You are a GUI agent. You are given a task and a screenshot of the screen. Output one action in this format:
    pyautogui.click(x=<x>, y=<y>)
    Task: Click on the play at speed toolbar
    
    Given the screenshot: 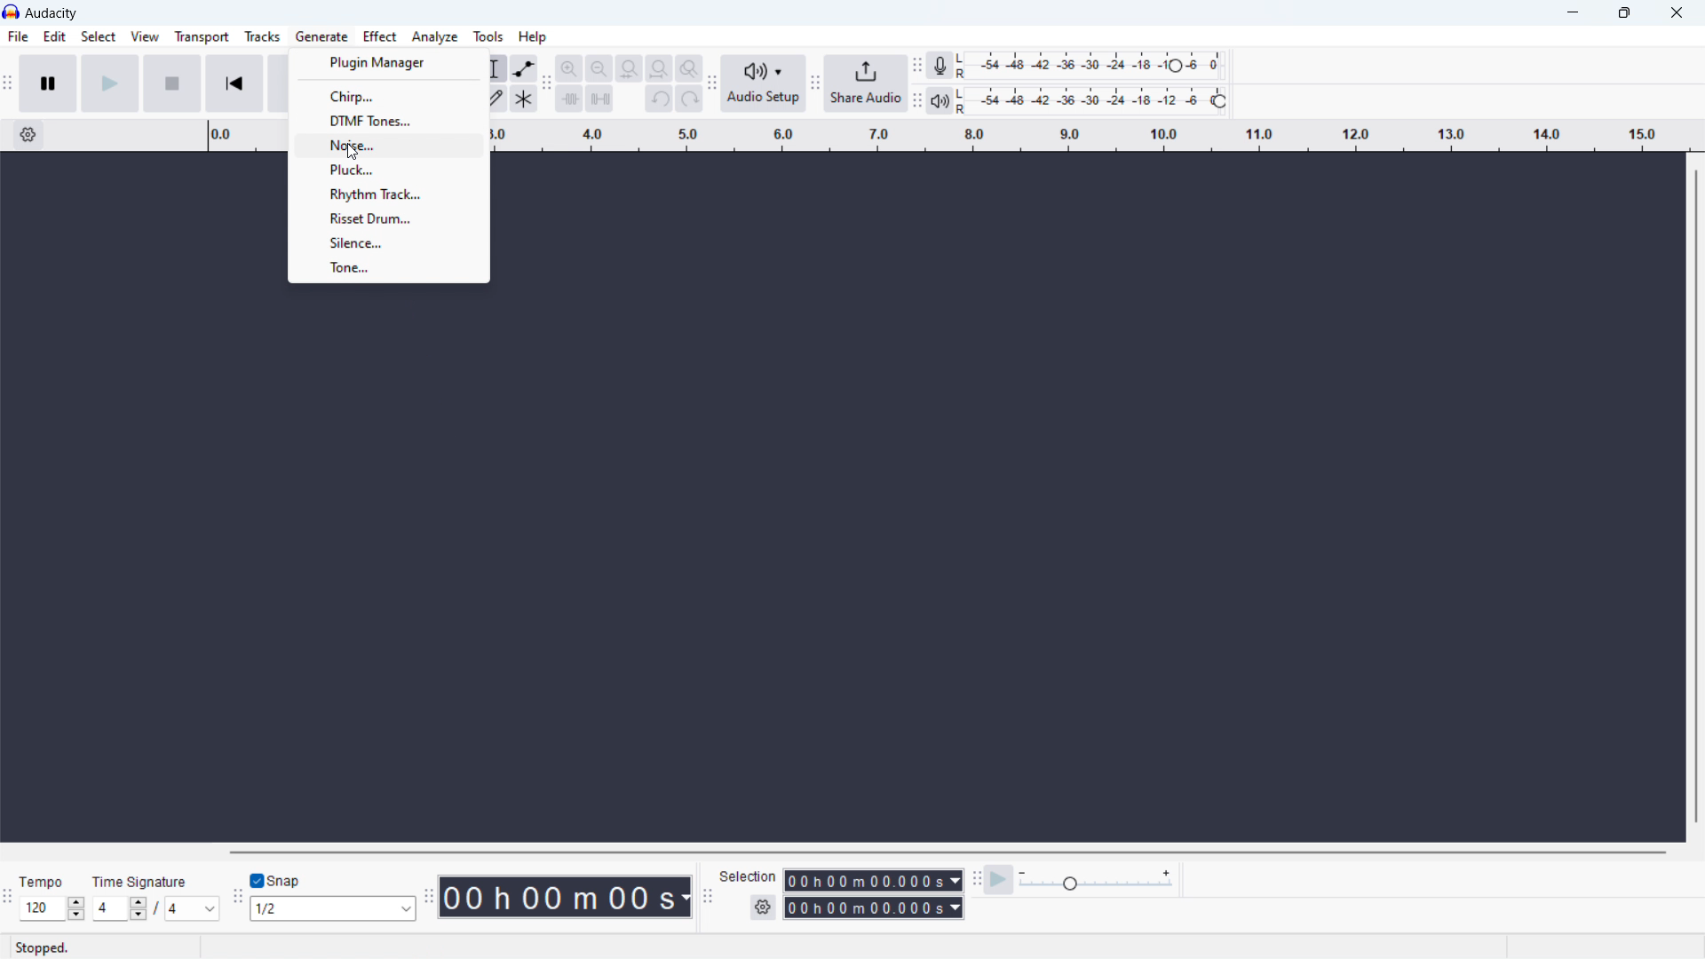 What is the action you would take?
    pyautogui.click(x=977, y=878)
    